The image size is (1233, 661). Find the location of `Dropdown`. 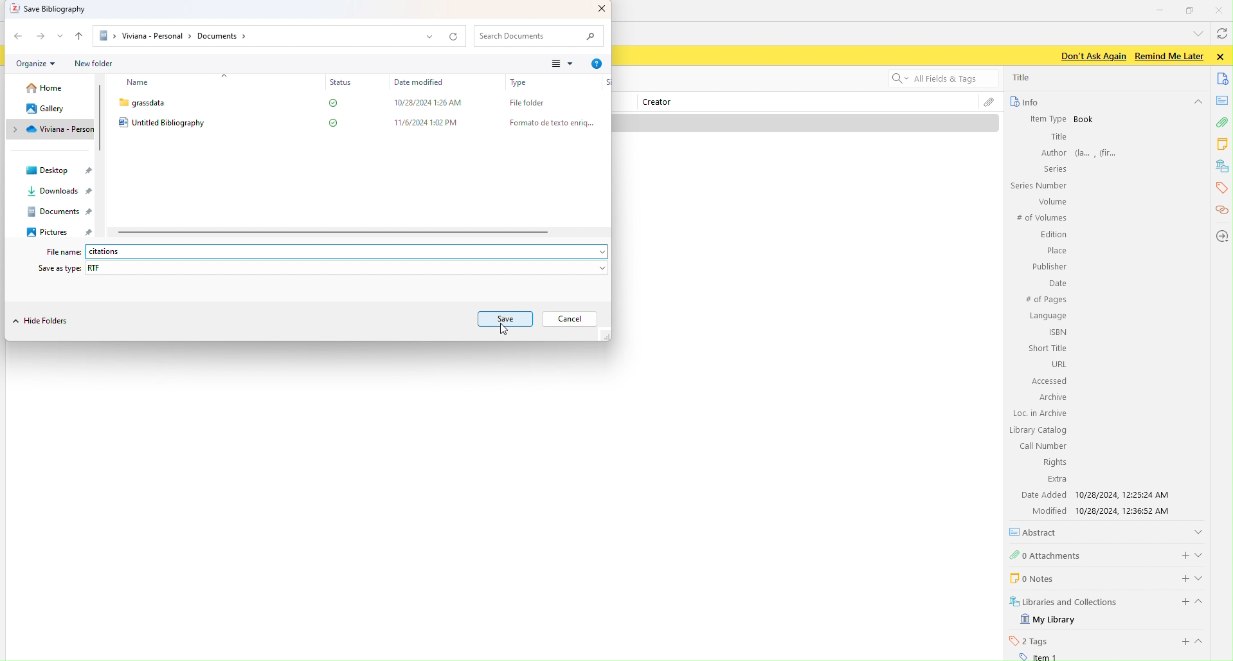

Dropdown is located at coordinates (429, 38).